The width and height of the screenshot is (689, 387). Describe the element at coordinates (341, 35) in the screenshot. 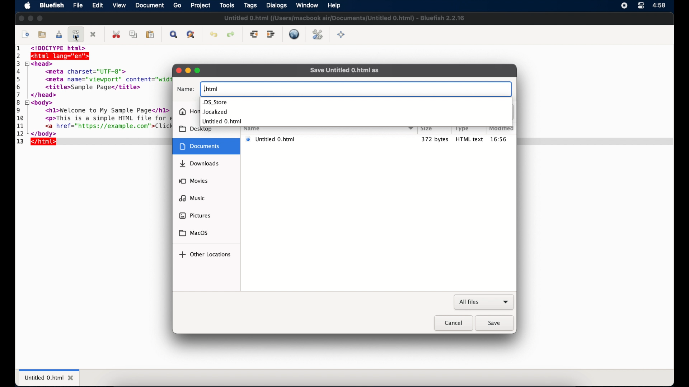

I see `full screen` at that location.